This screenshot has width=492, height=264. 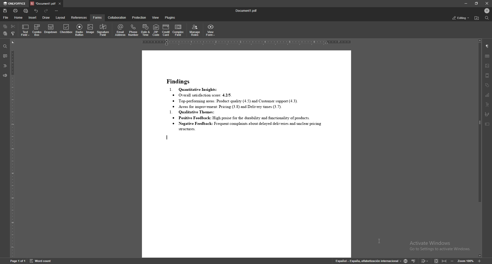 I want to click on dropdown, so click(x=51, y=29).